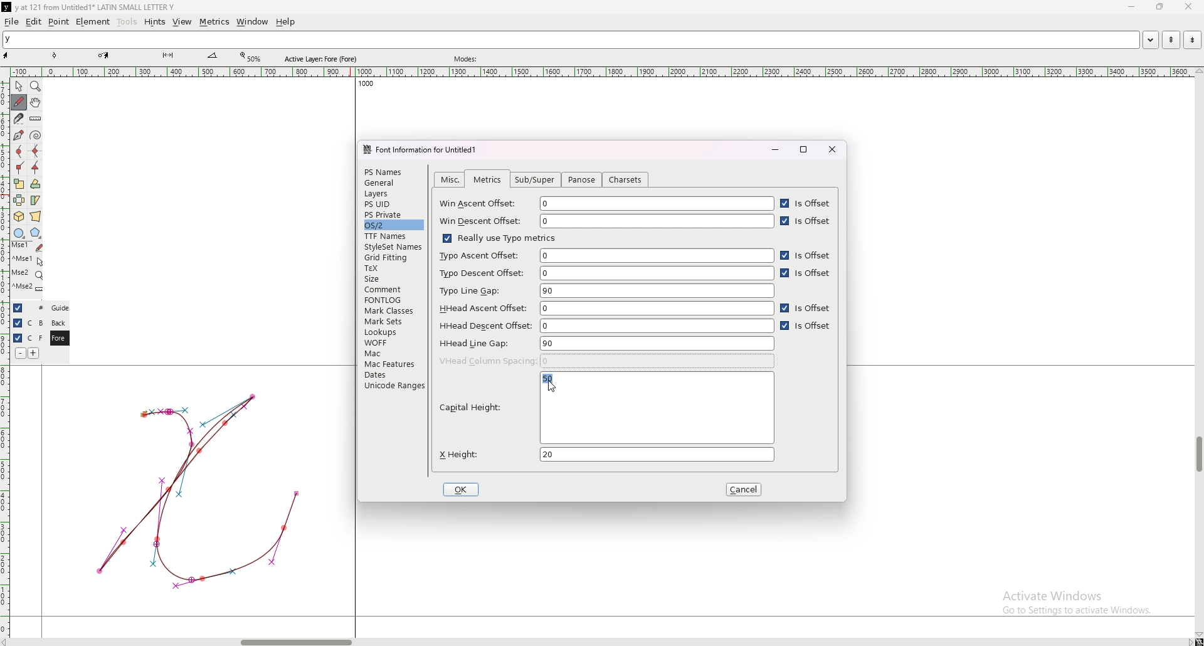  Describe the element at coordinates (20, 353) in the screenshot. I see `remove layer` at that location.